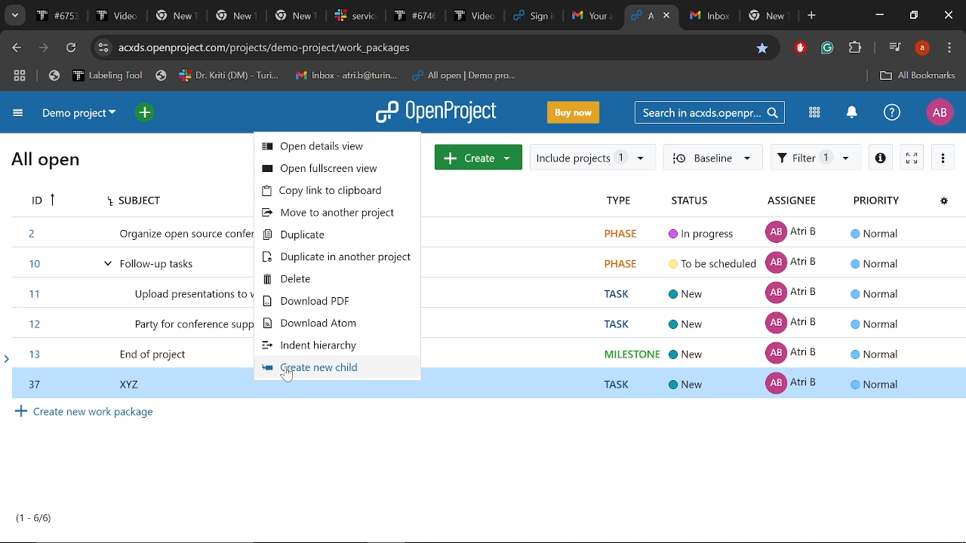  I want to click on Minimize, so click(881, 15).